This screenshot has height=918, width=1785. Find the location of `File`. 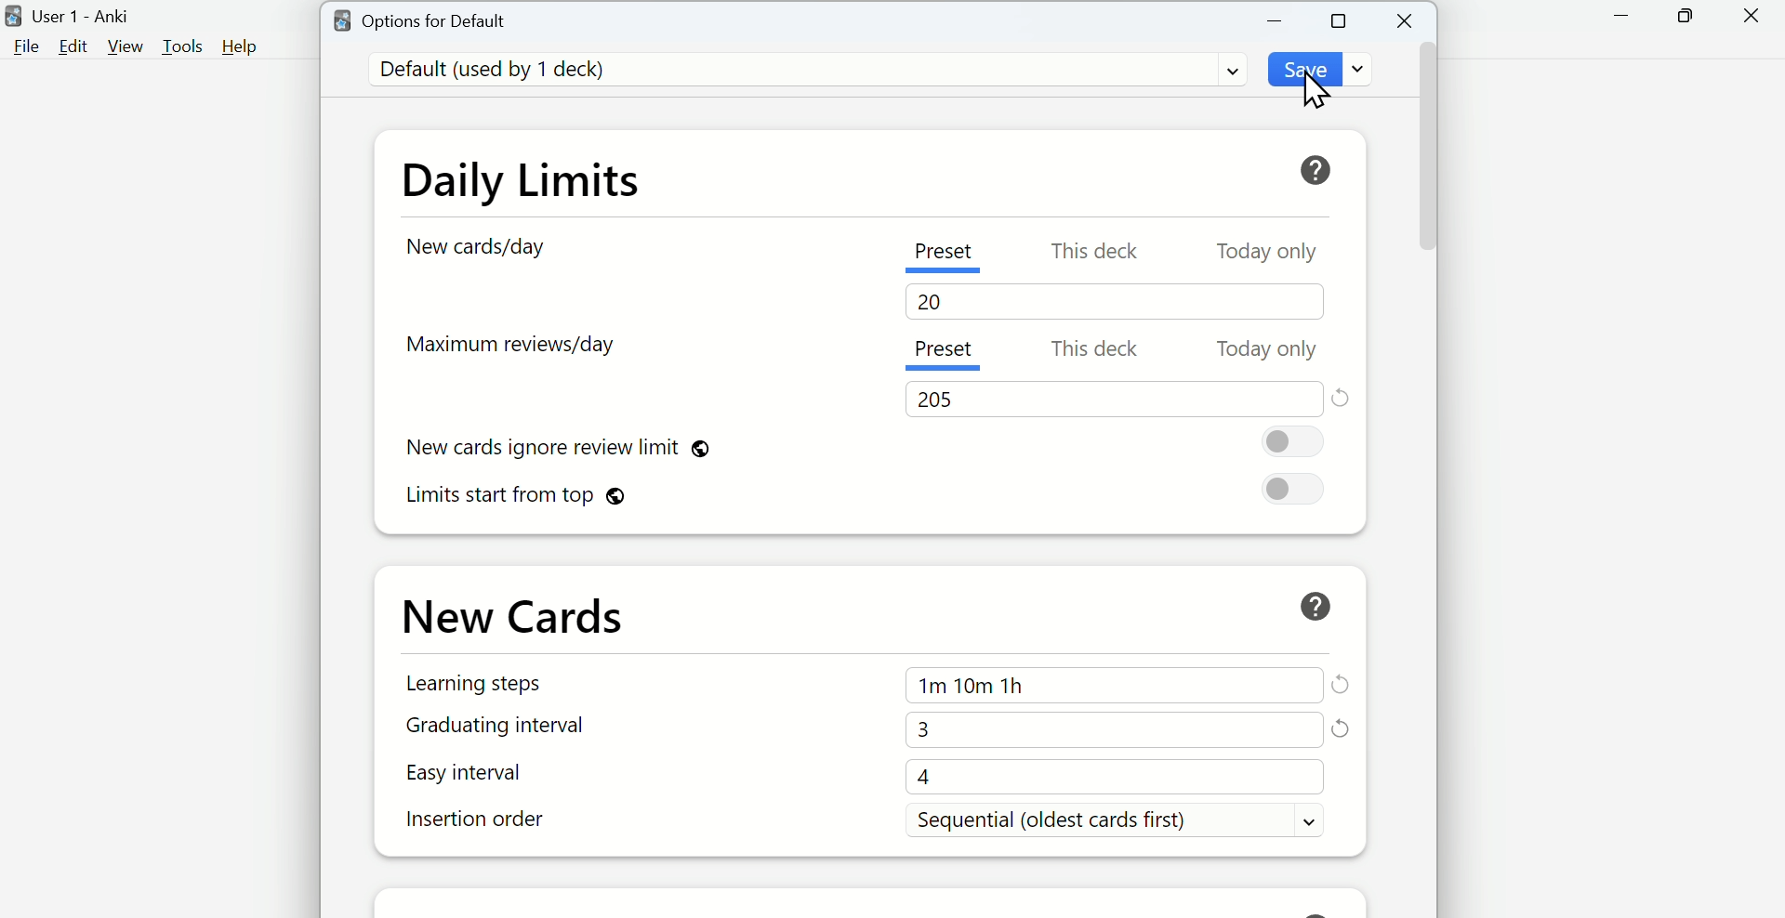

File is located at coordinates (26, 50).